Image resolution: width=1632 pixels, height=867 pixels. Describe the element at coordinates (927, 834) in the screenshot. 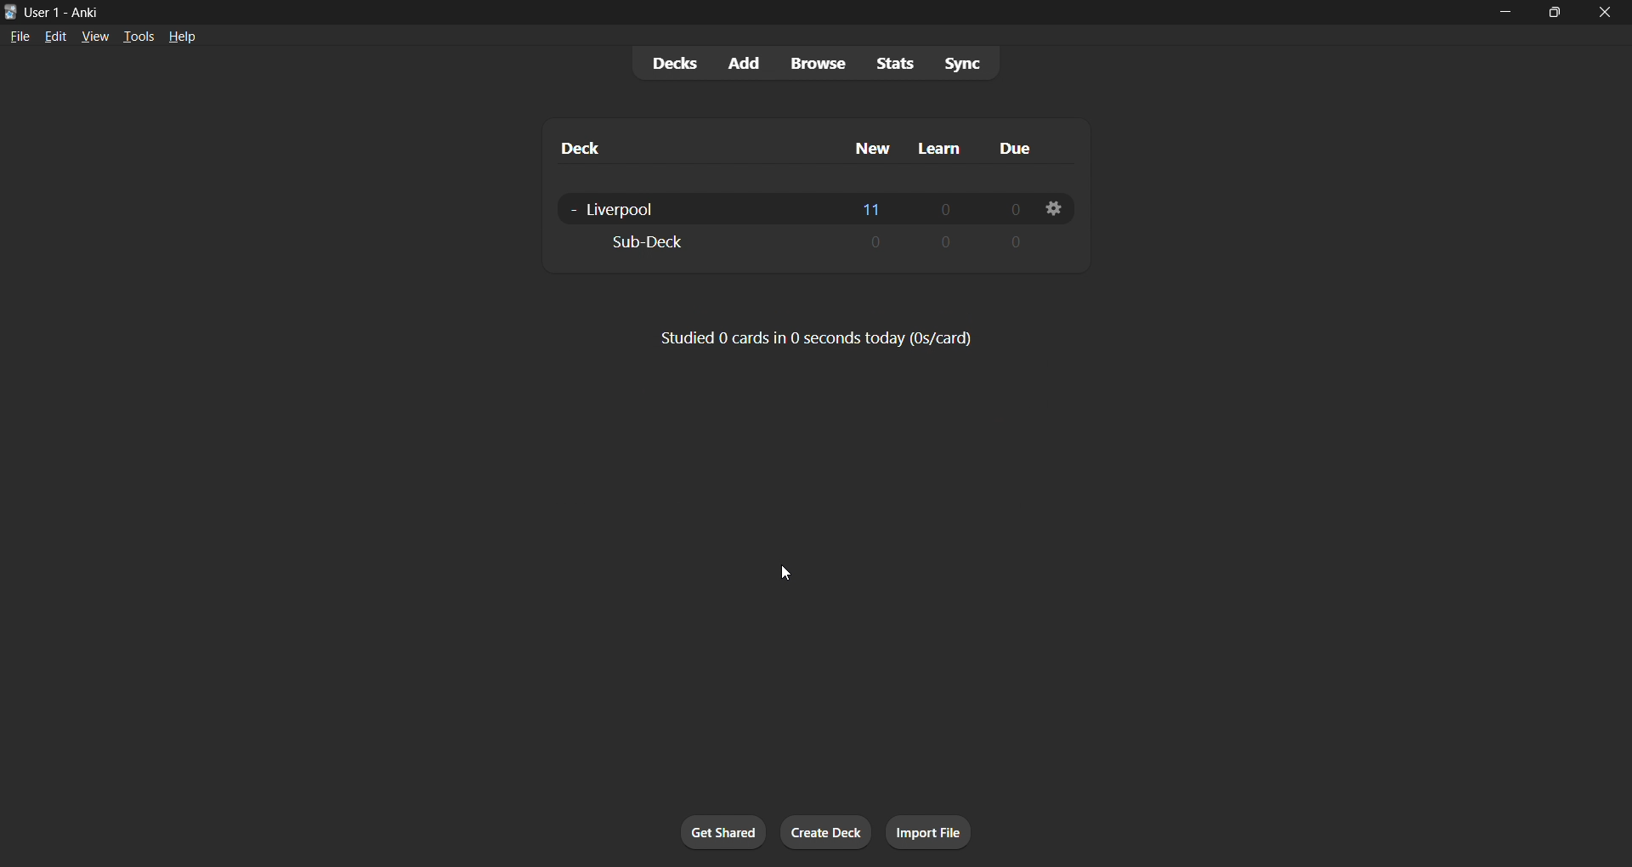

I see `import file` at that location.